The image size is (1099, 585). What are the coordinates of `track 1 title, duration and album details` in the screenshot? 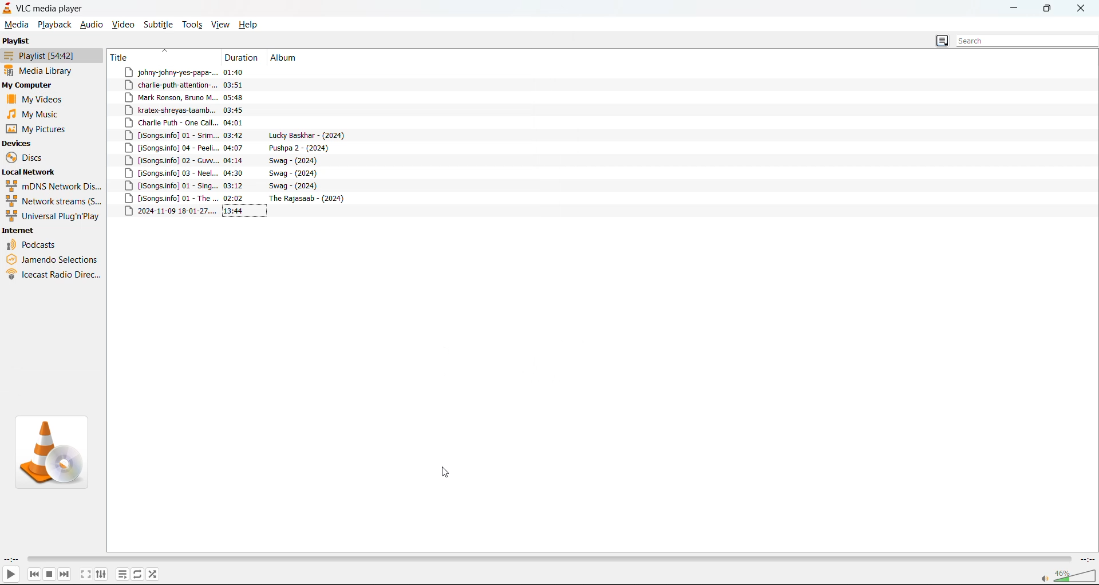 It's located at (211, 72).